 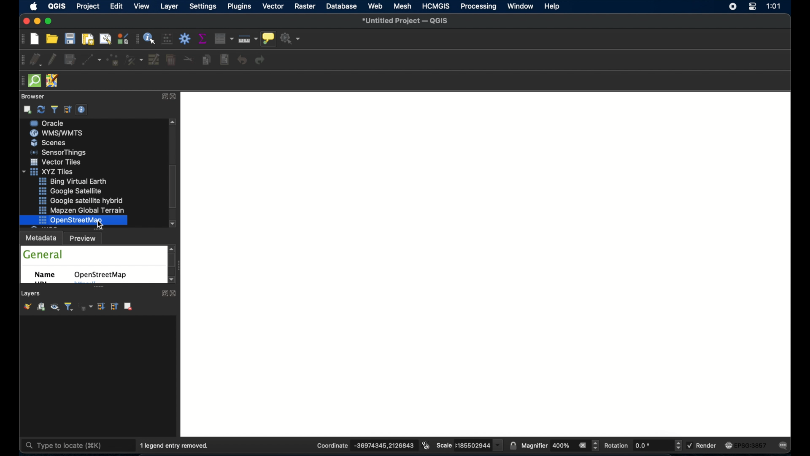 What do you see at coordinates (174, 97) in the screenshot?
I see `close` at bounding box center [174, 97].